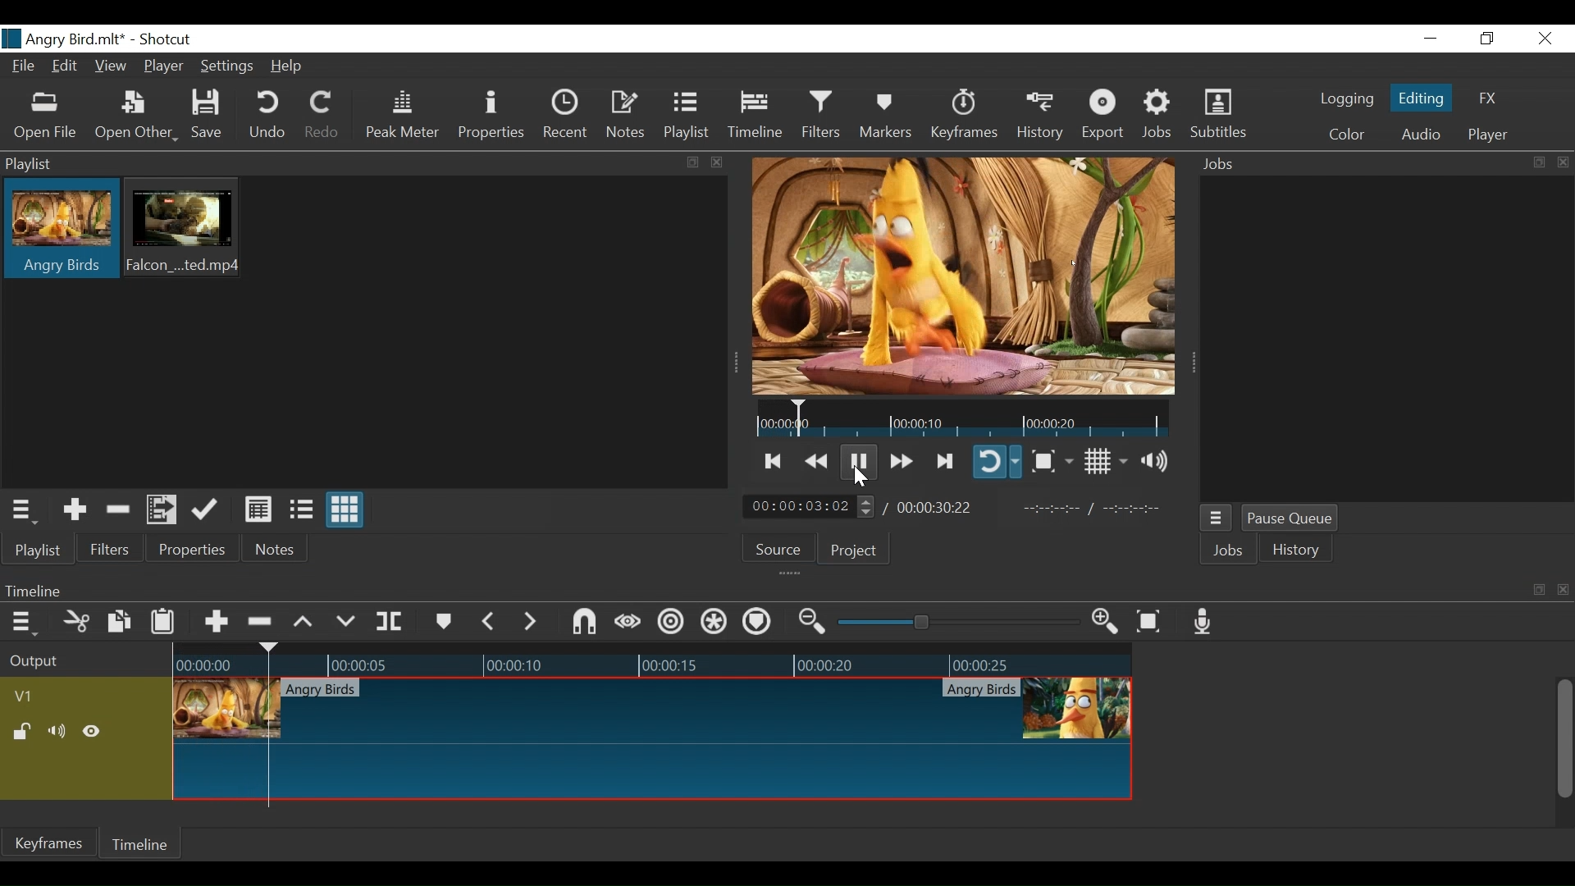 The image size is (1575, 886). I want to click on Playlist , so click(37, 550).